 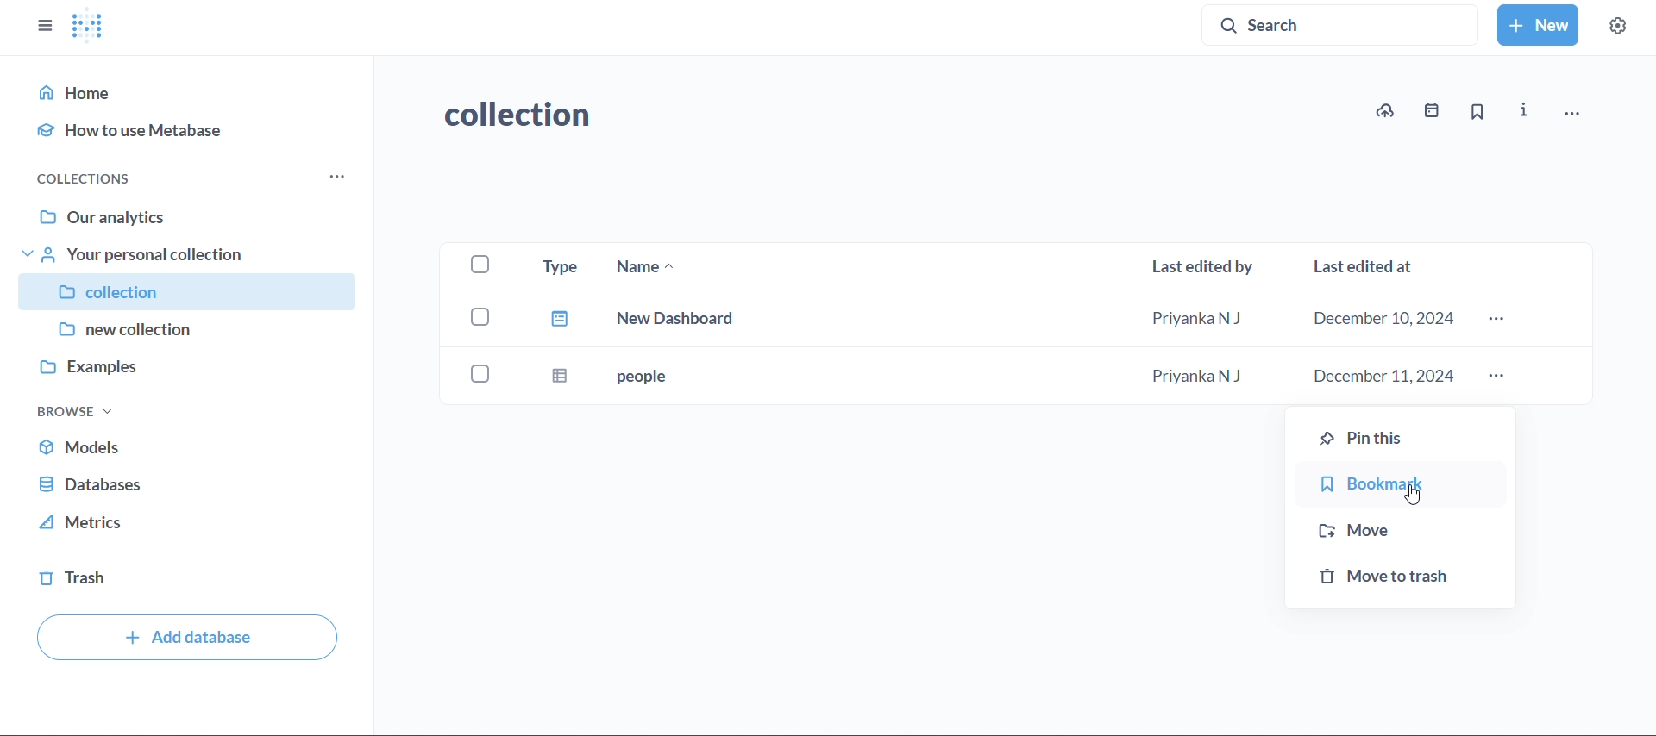 What do you see at coordinates (1429, 111) in the screenshot?
I see `events` at bounding box center [1429, 111].